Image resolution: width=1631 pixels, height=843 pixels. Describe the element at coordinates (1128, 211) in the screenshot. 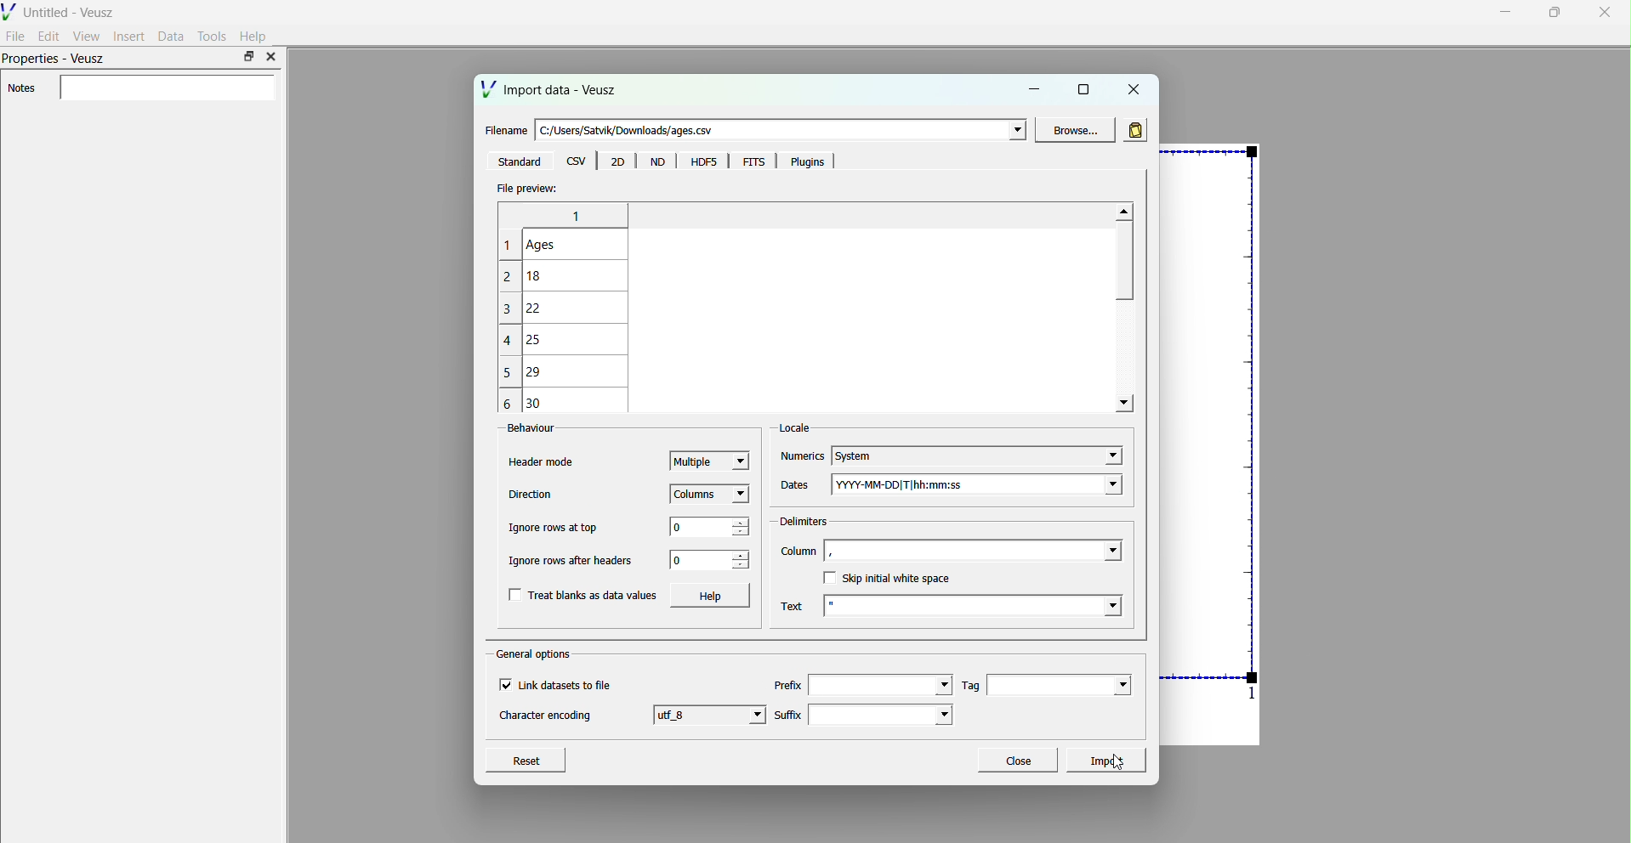

I see `move up` at that location.